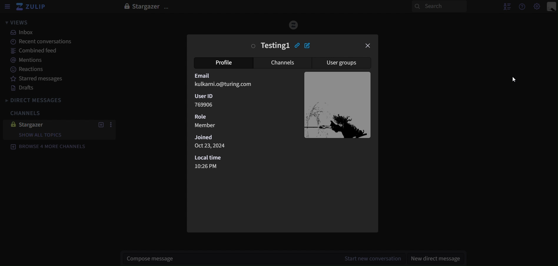 The image size is (558, 266). Describe the element at coordinates (207, 101) in the screenshot. I see `User ID
769906` at that location.